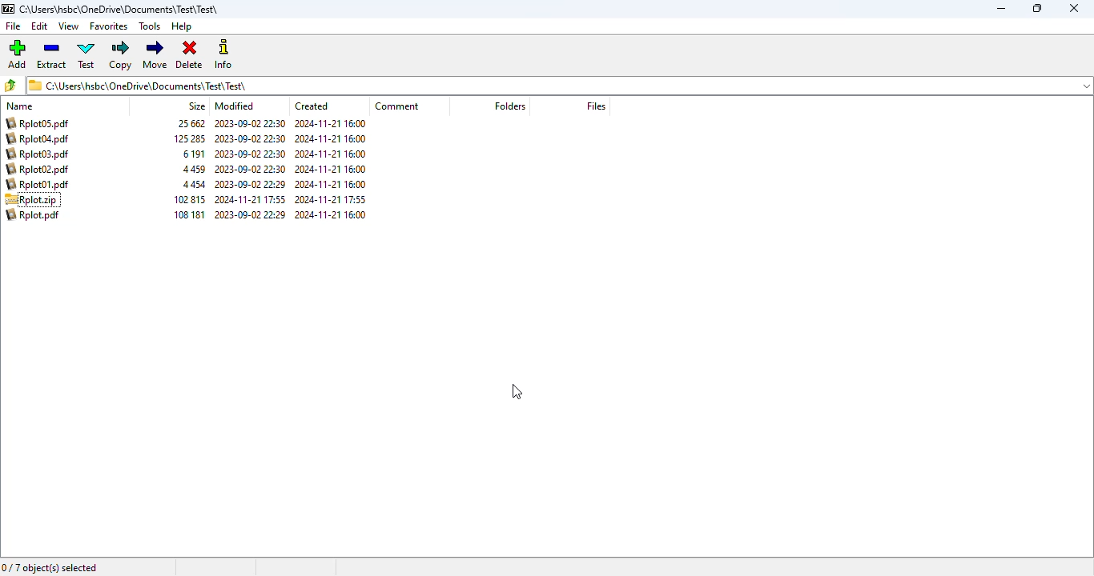 The image size is (1094, 576). Describe the element at coordinates (193, 186) in the screenshot. I see `4 454` at that location.